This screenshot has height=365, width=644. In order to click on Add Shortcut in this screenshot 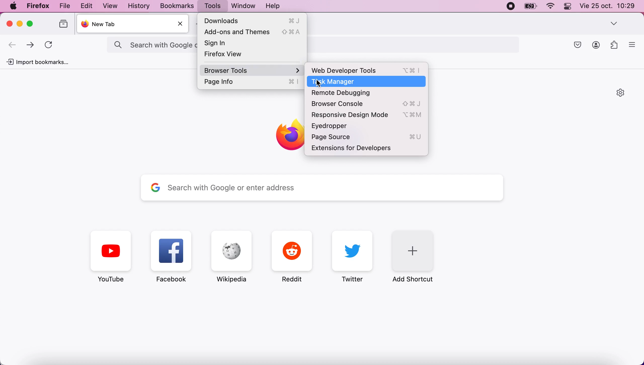, I will do `click(416, 256)`.